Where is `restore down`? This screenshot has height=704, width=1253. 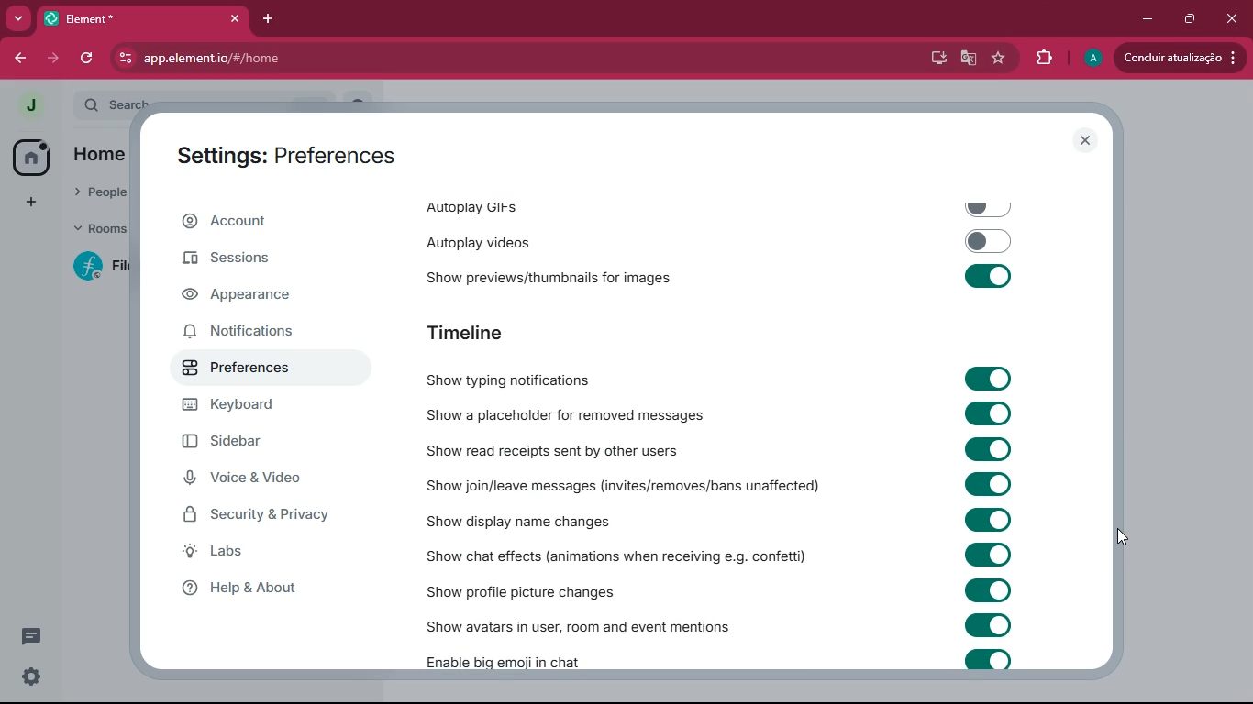
restore down is located at coordinates (1189, 20).